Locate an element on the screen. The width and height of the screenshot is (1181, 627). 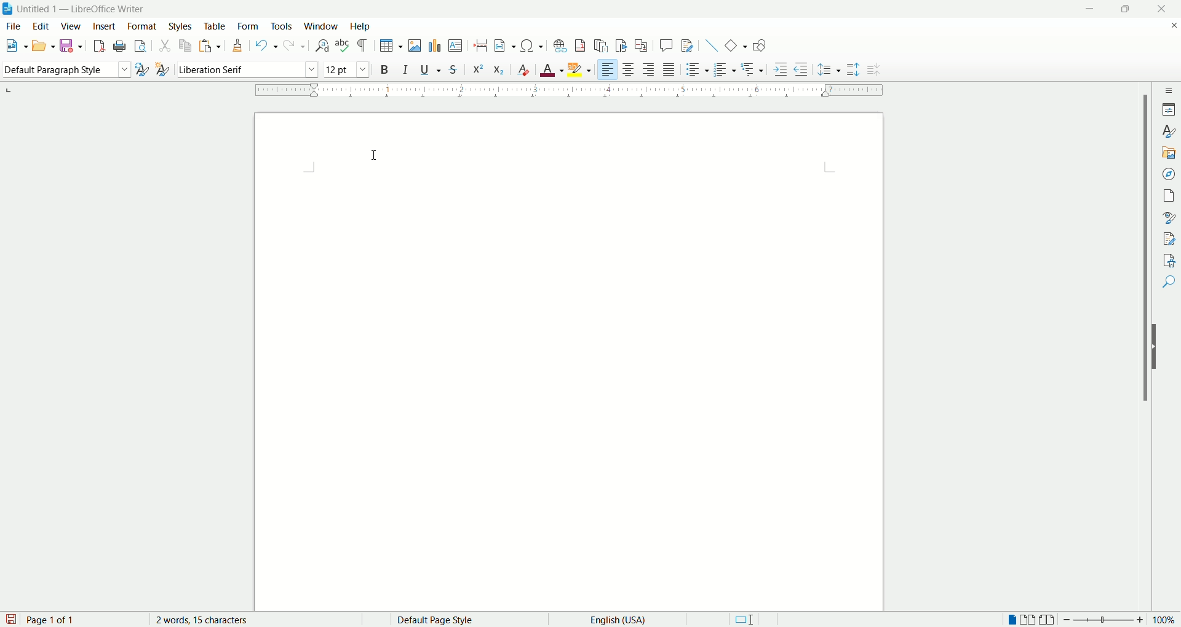
edit is located at coordinates (42, 26).